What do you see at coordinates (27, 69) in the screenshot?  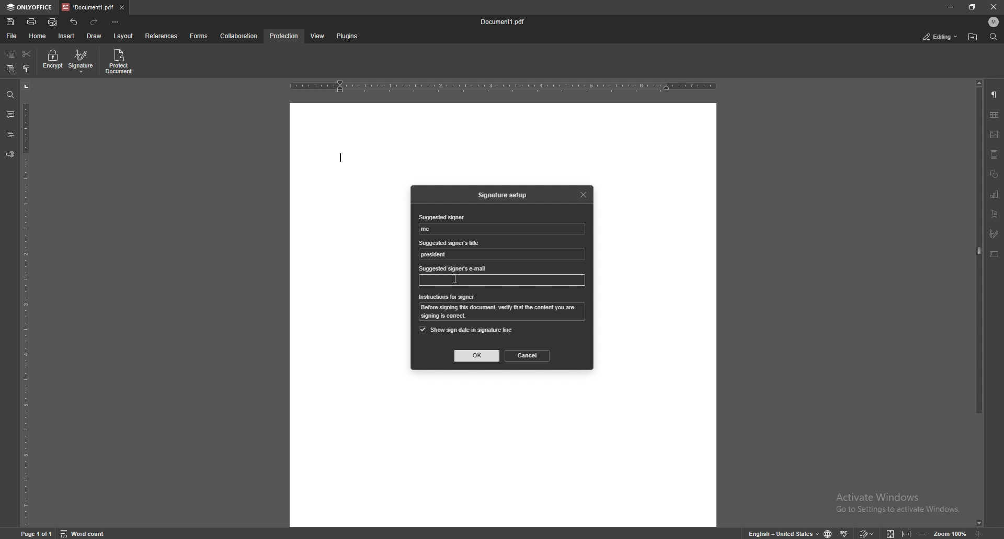 I see `copy style` at bounding box center [27, 69].